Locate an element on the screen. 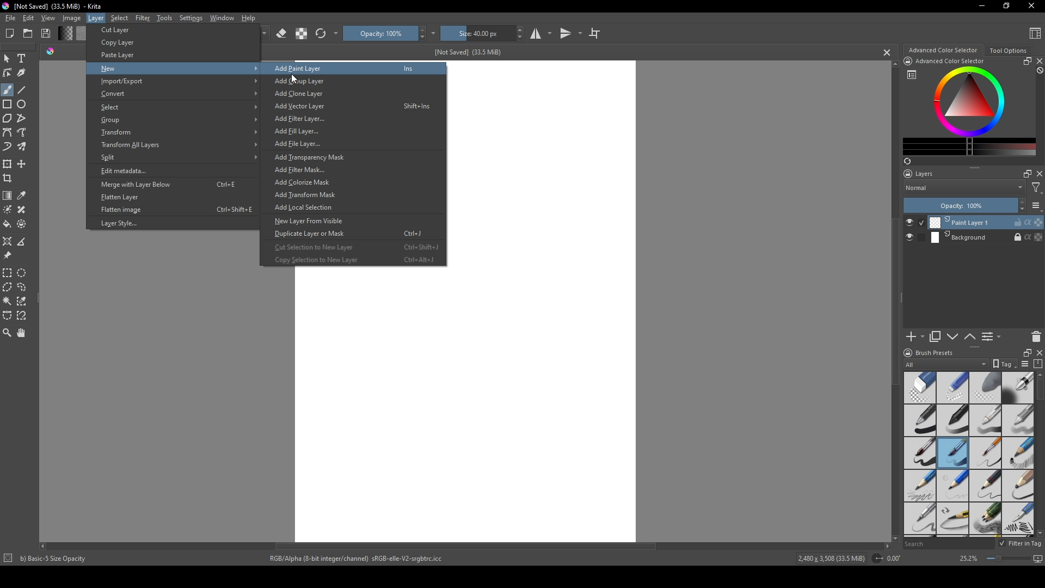  thick brush is located at coordinates (920, 454).